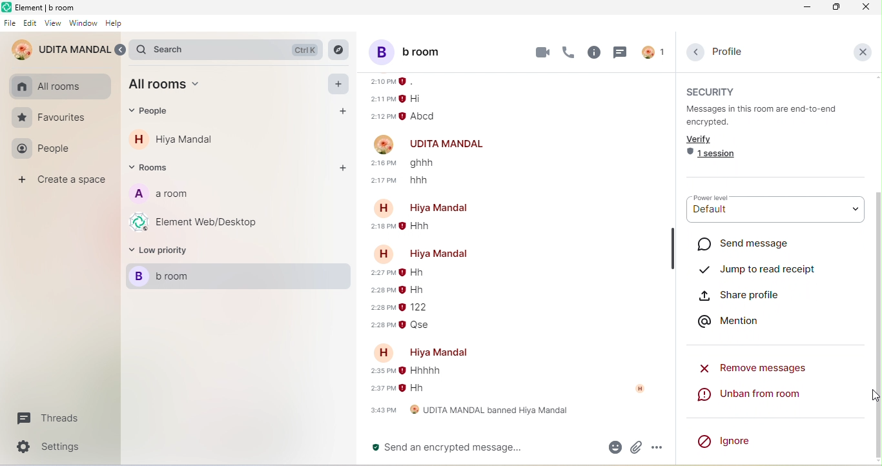 The width and height of the screenshot is (882, 466). Describe the element at coordinates (713, 156) in the screenshot. I see `1 session` at that location.